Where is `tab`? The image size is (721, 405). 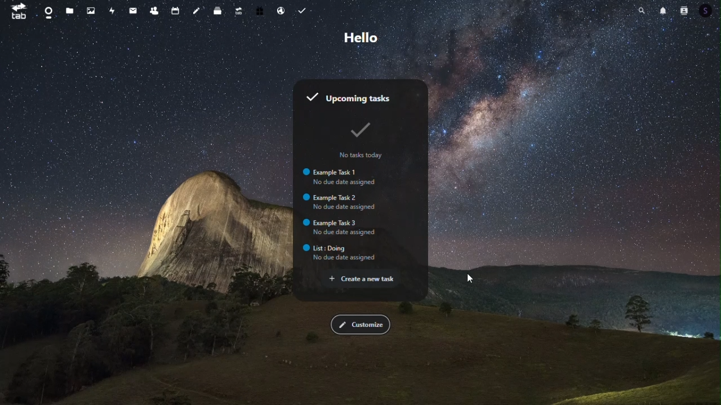 tab is located at coordinates (17, 13).